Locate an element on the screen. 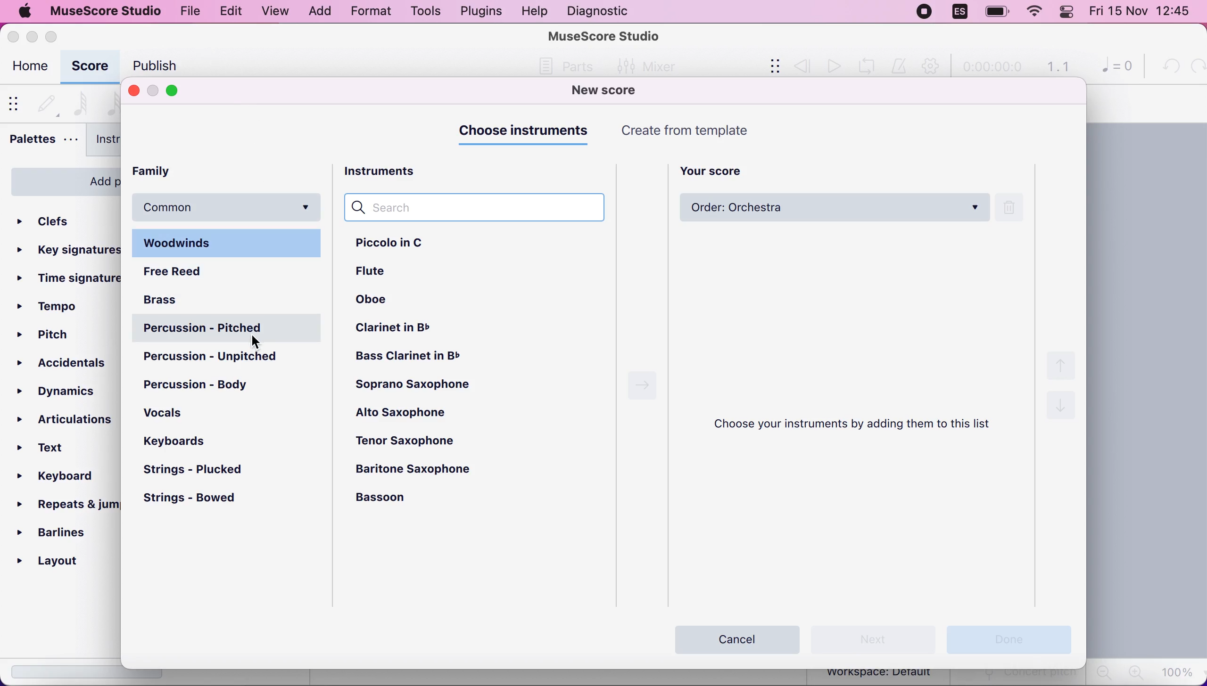 The image size is (1207, 686). zoom in is located at coordinates (1134, 672).